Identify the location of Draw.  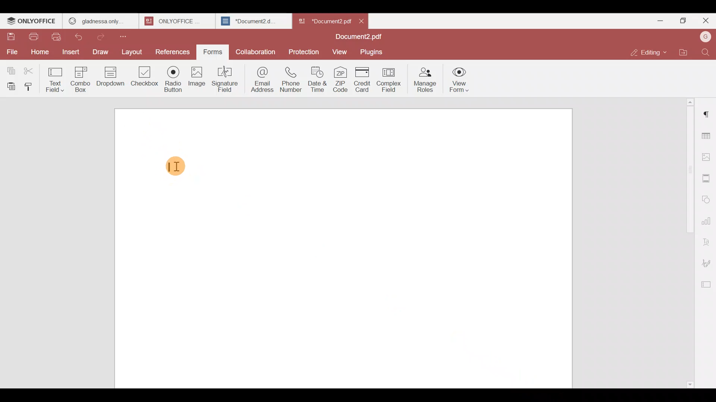
(100, 52).